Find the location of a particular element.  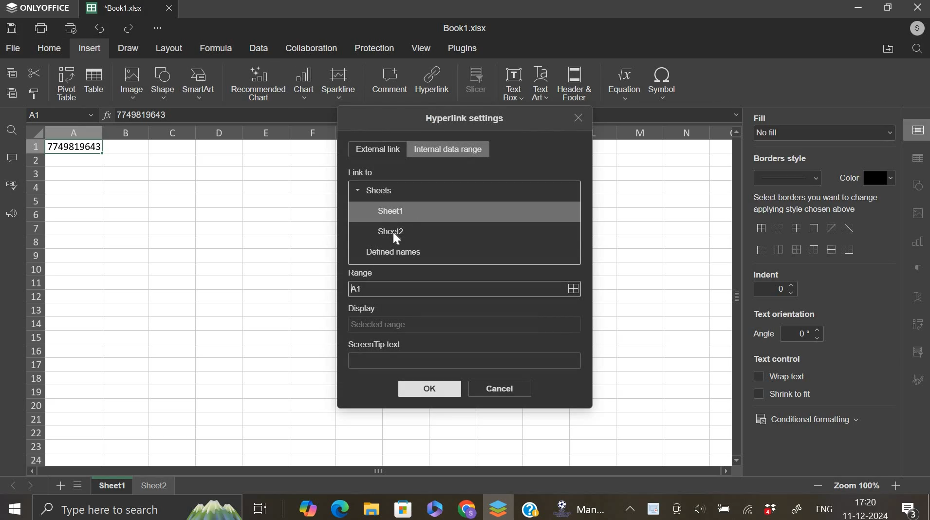

Minimize is located at coordinates (860, 9).